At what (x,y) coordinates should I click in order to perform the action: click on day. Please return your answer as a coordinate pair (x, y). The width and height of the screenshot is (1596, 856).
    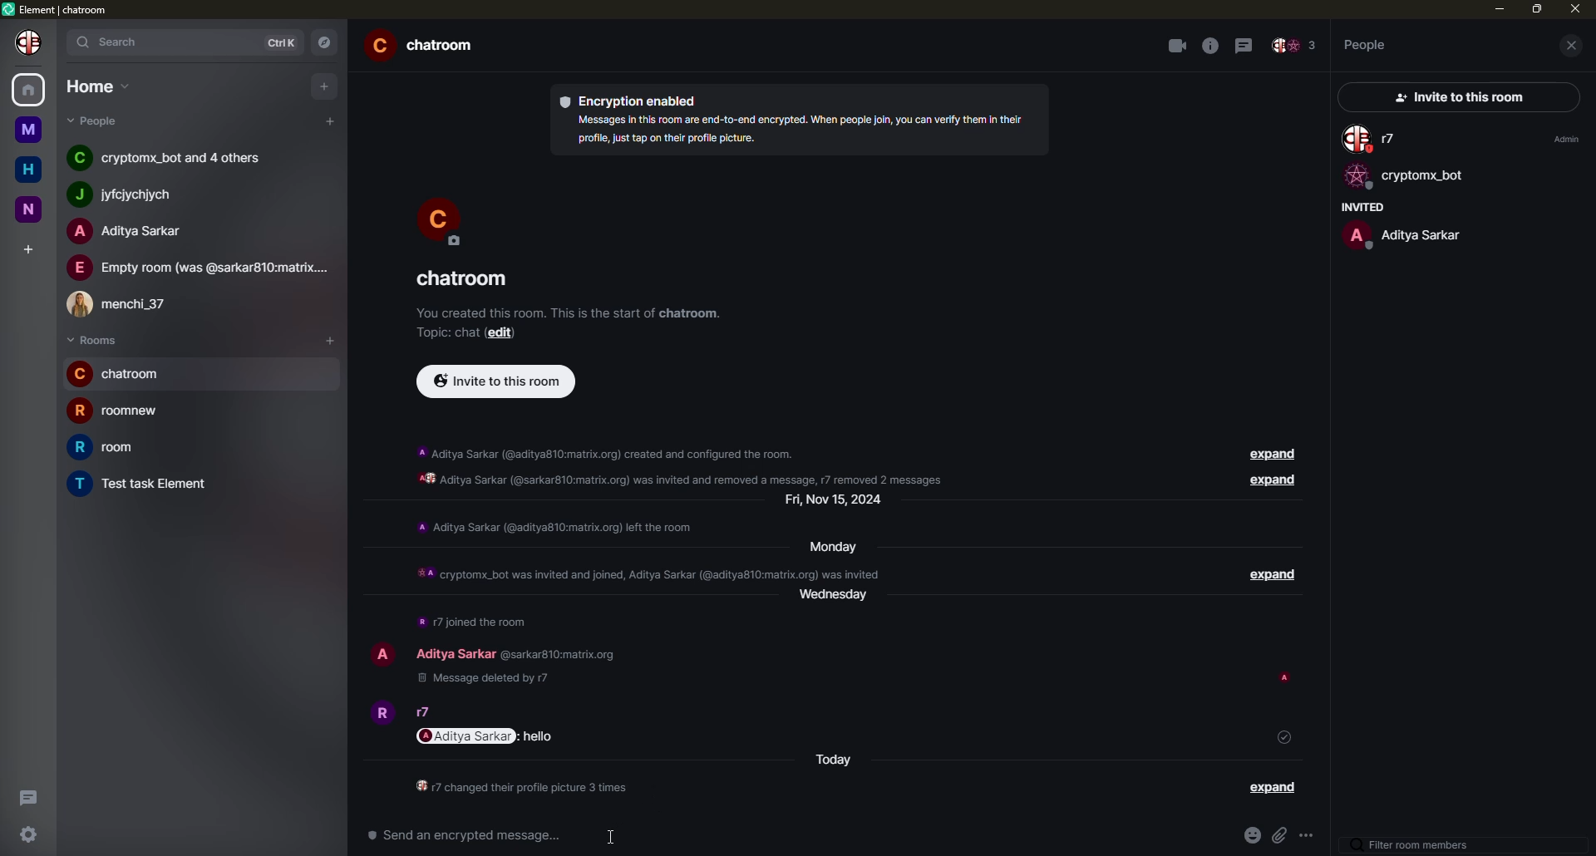
    Looking at the image, I should click on (840, 602).